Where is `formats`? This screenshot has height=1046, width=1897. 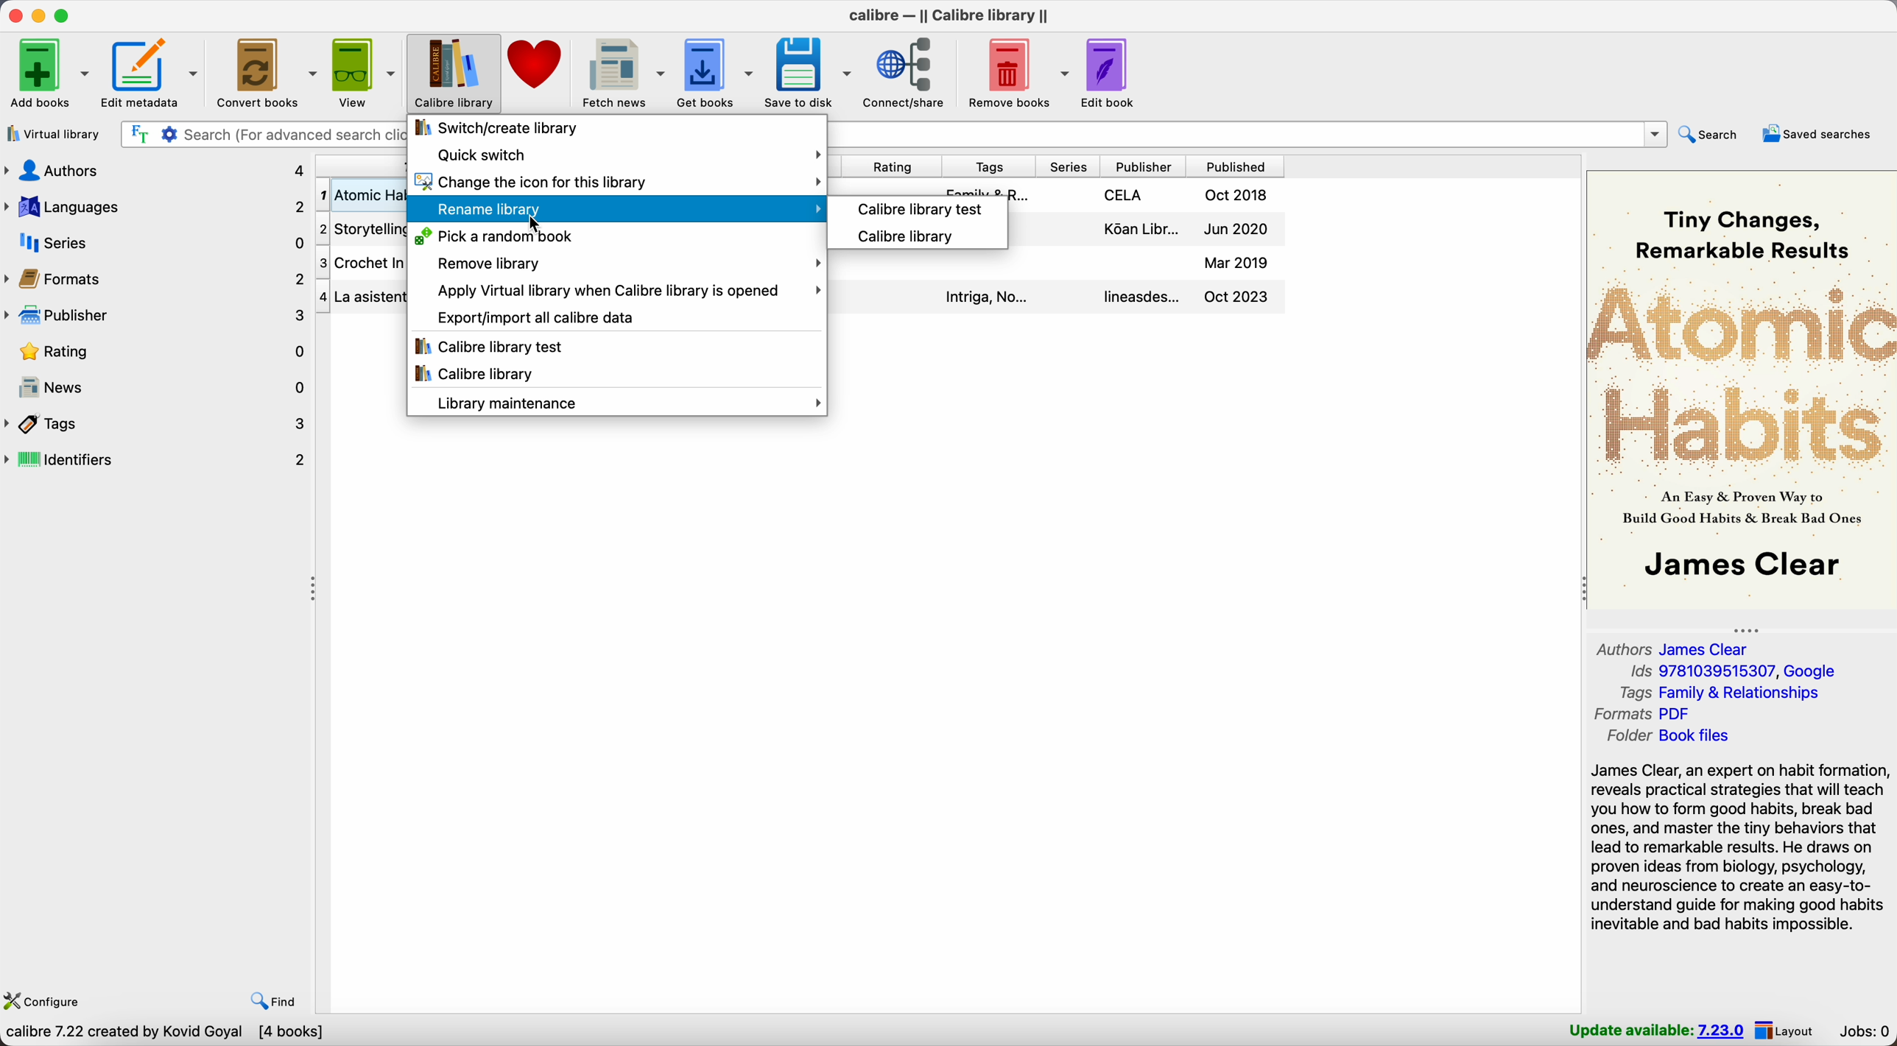 formats is located at coordinates (157, 278).